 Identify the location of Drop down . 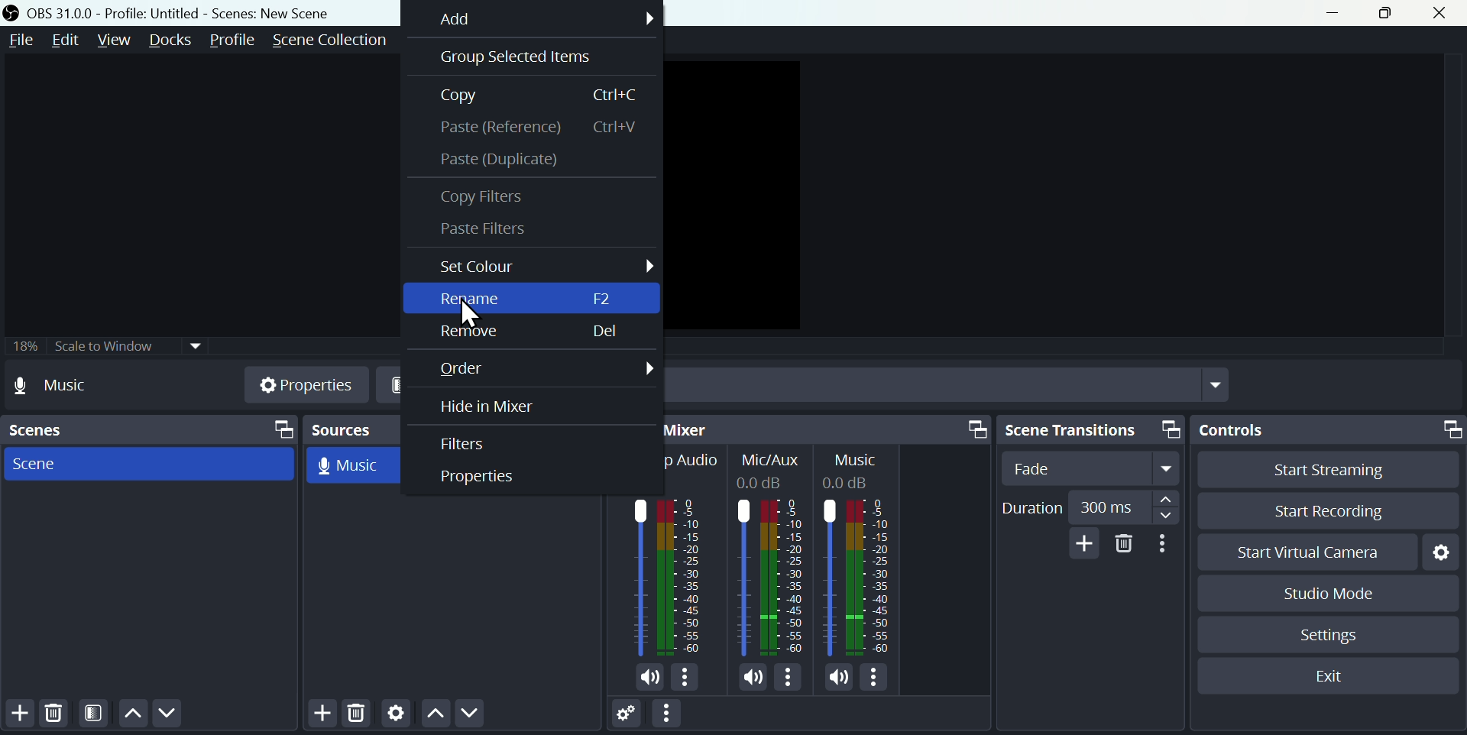
(1219, 384).